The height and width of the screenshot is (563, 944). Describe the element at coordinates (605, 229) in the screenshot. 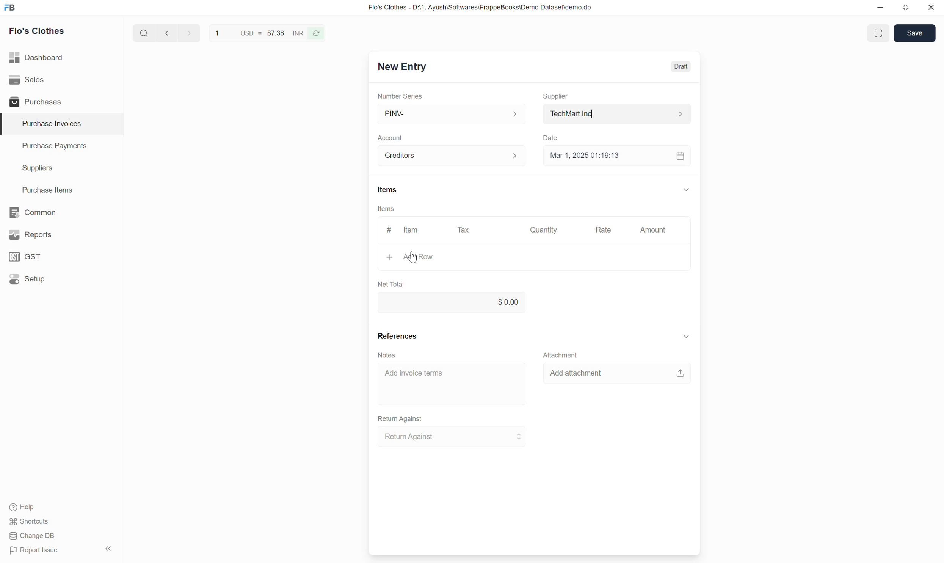

I see `Rate` at that location.